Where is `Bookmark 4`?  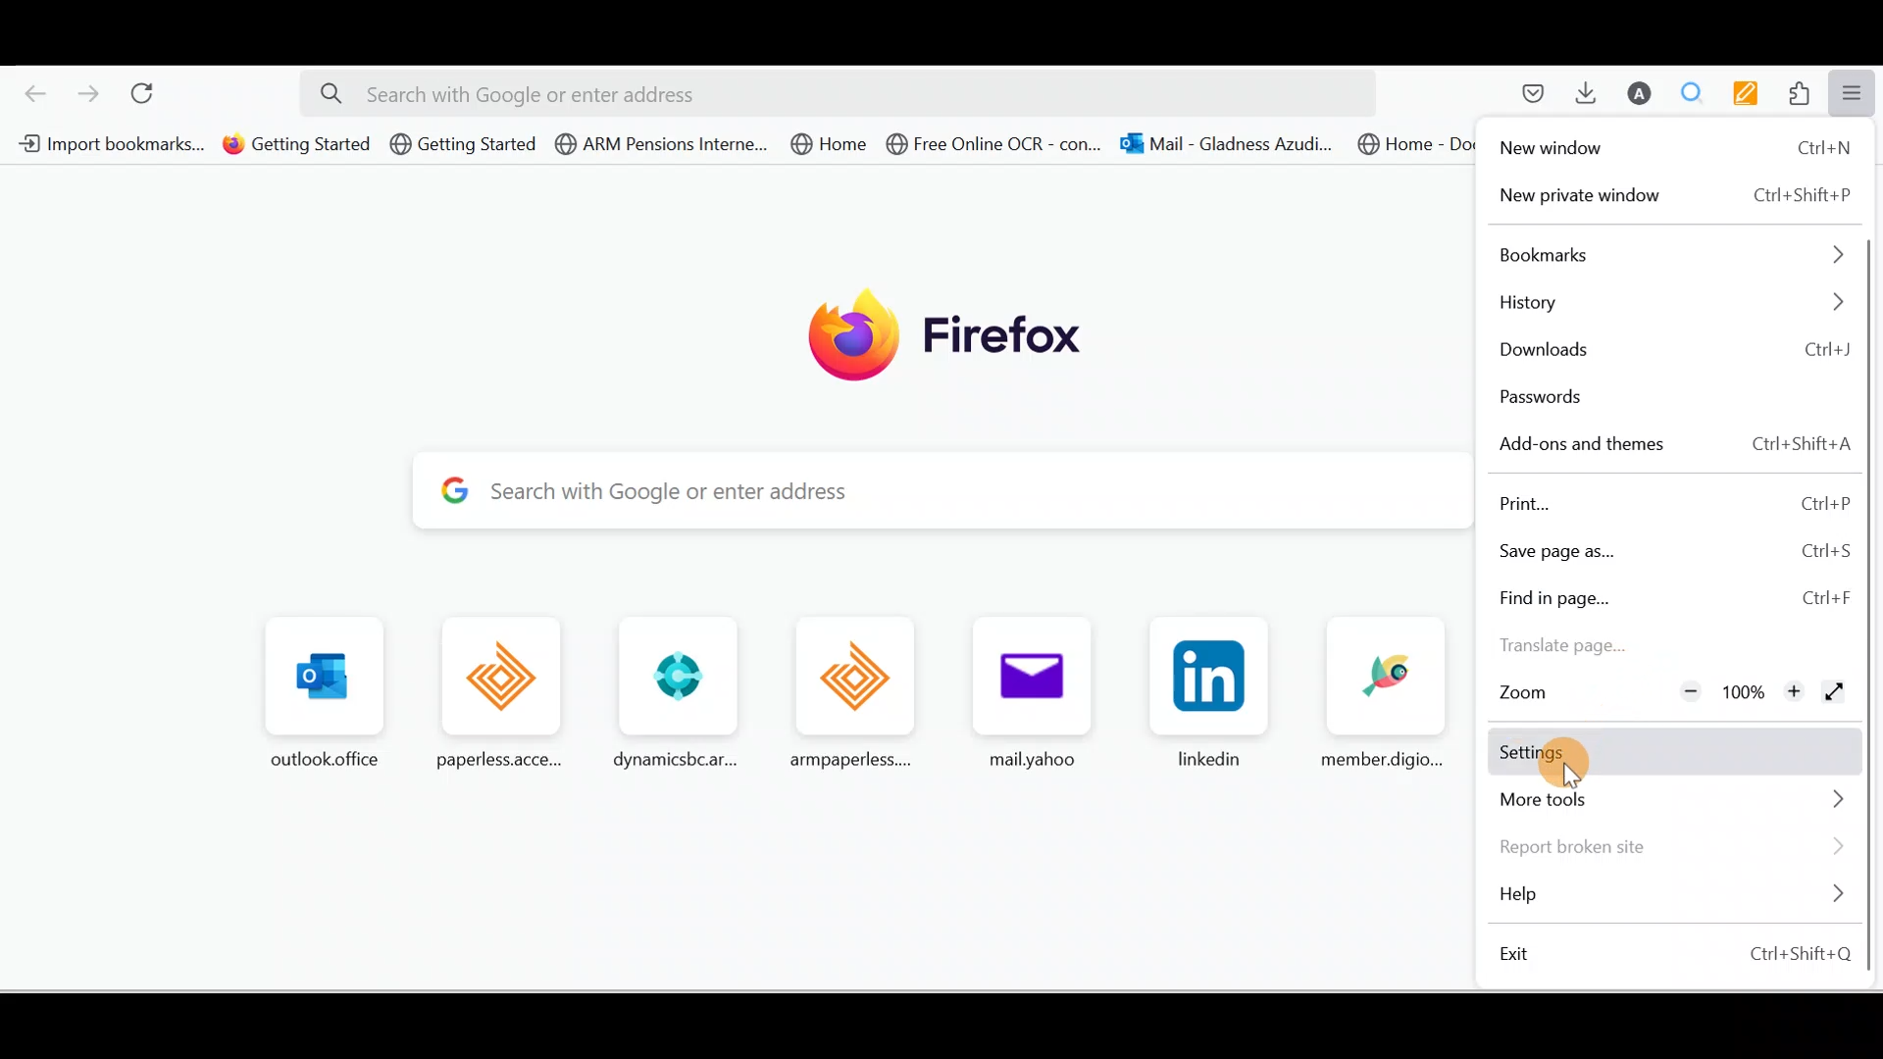
Bookmark 4 is located at coordinates (655, 144).